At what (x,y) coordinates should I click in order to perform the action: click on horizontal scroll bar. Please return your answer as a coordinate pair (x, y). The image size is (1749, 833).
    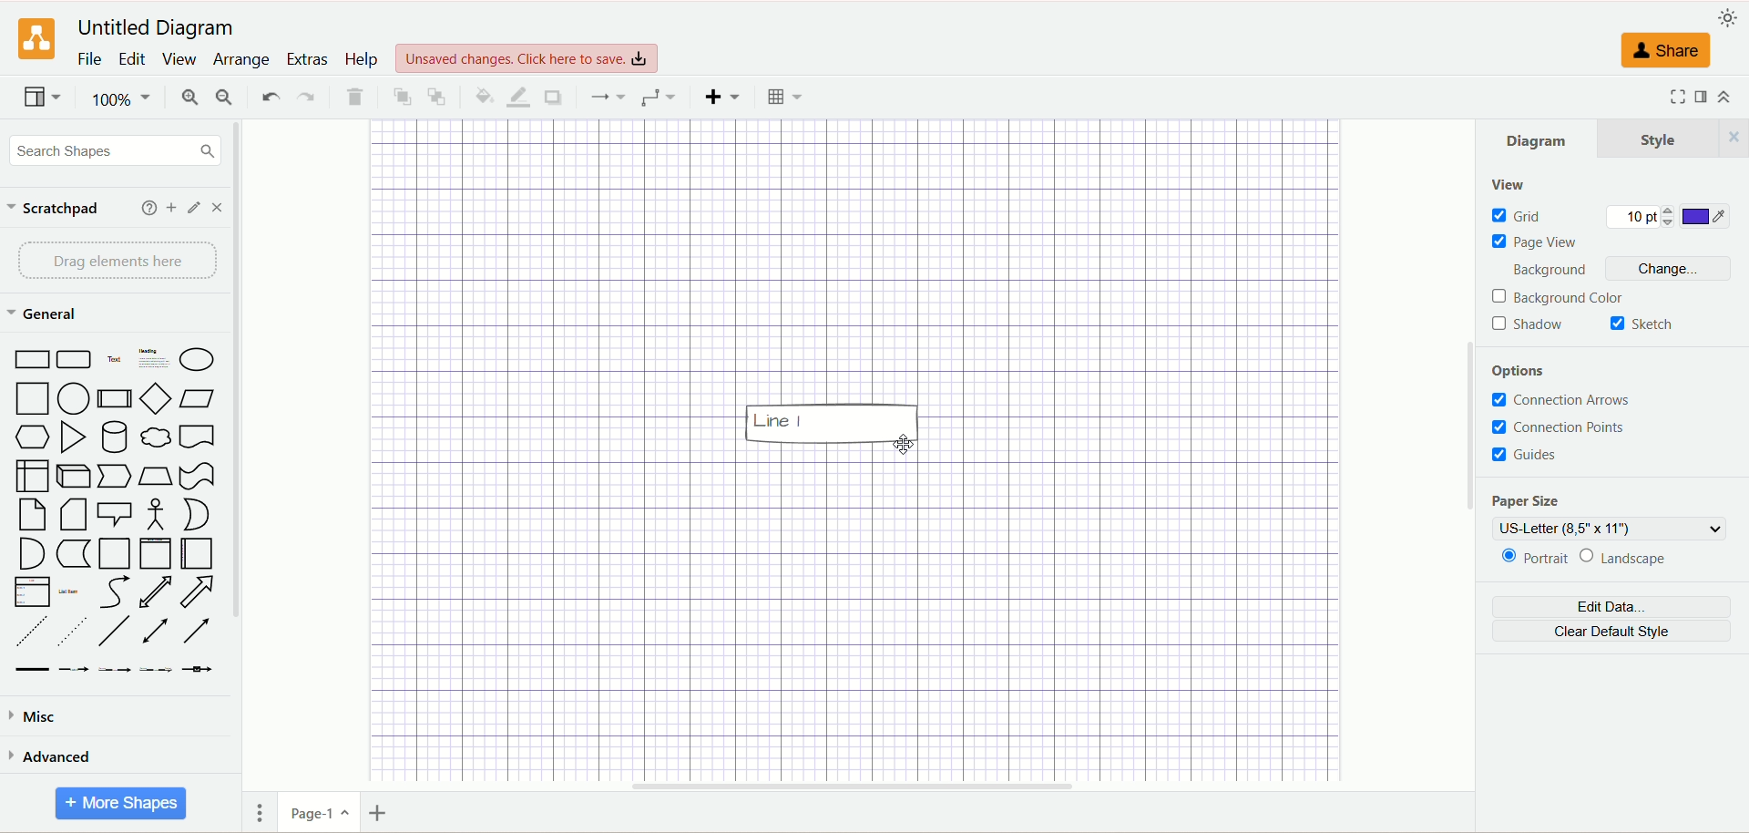
    Looking at the image, I should click on (838, 787).